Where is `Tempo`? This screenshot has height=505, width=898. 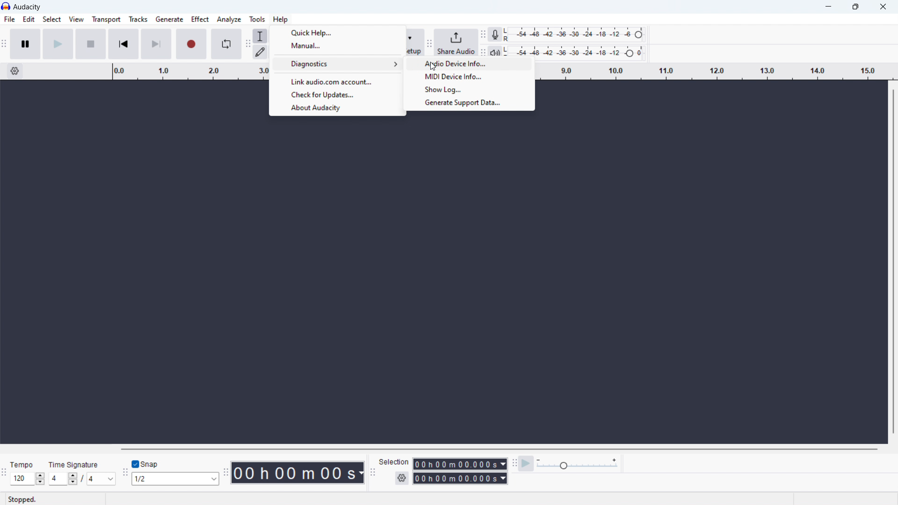
Tempo is located at coordinates (22, 464).